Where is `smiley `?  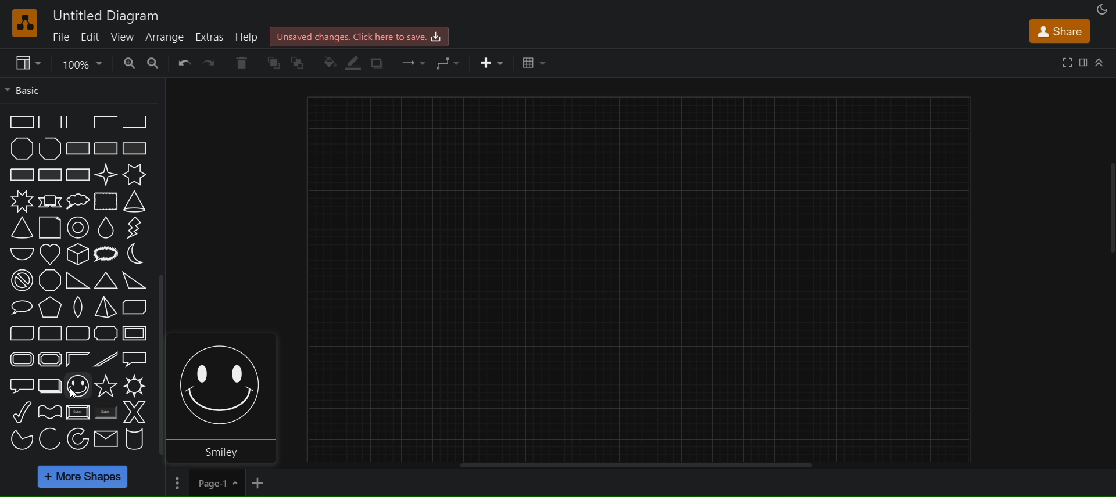
smiley  is located at coordinates (78, 386).